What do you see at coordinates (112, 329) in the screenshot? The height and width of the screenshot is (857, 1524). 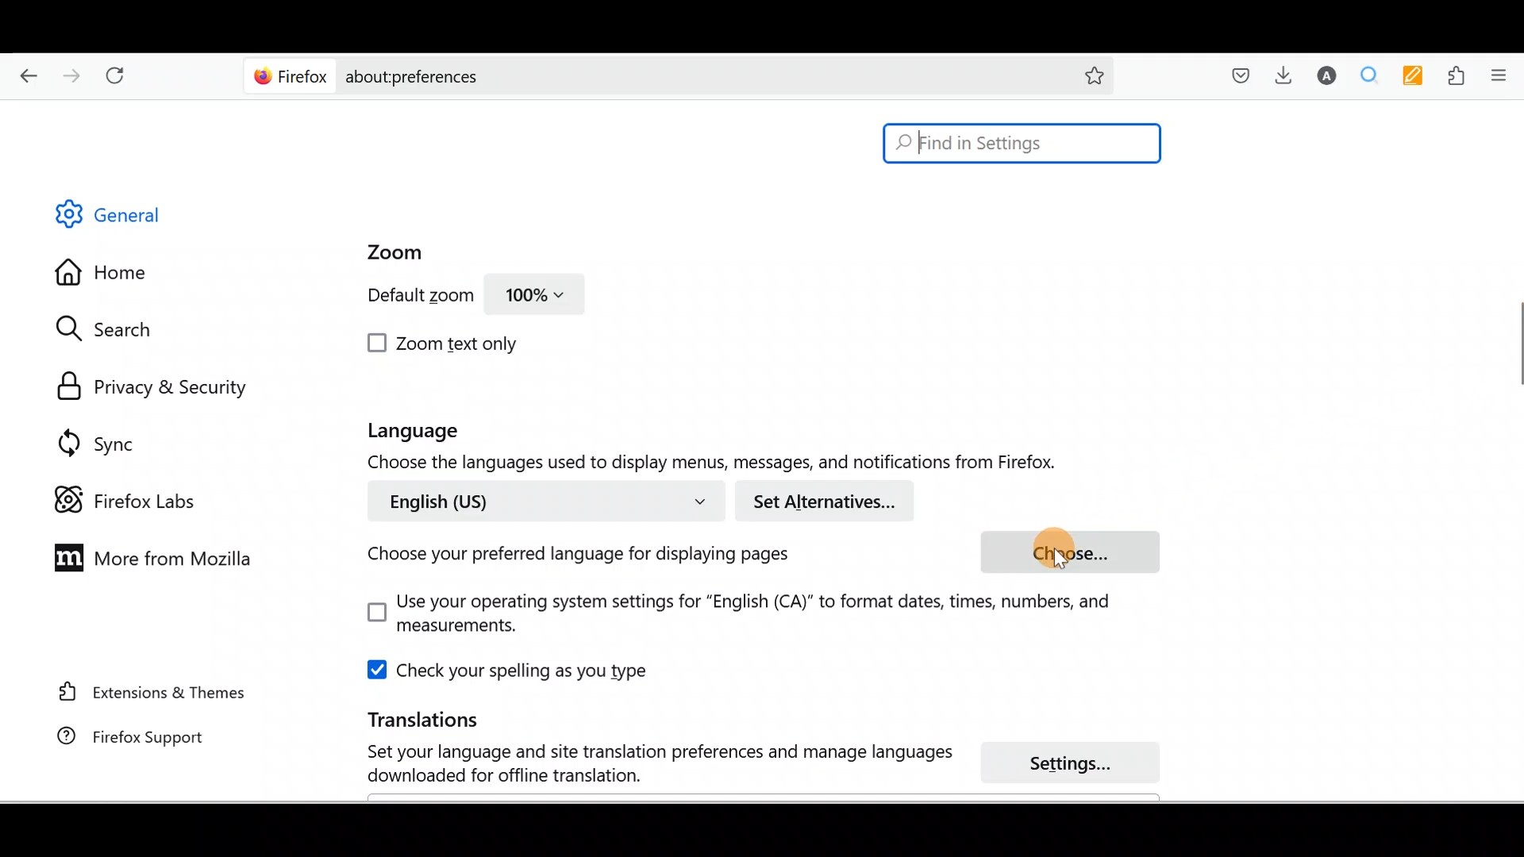 I see `Search` at bounding box center [112, 329].